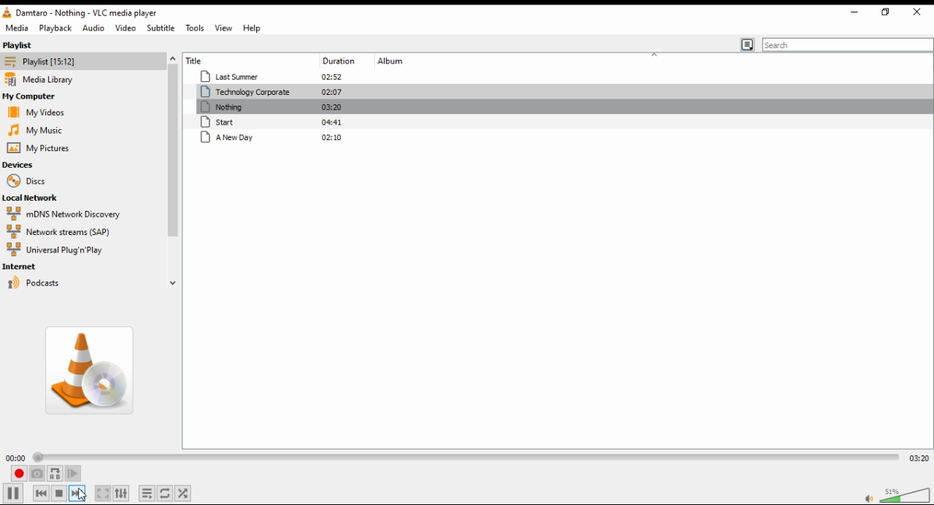 This screenshot has width=934, height=505. Describe the element at coordinates (271, 138) in the screenshot. I see `A new day` at that location.